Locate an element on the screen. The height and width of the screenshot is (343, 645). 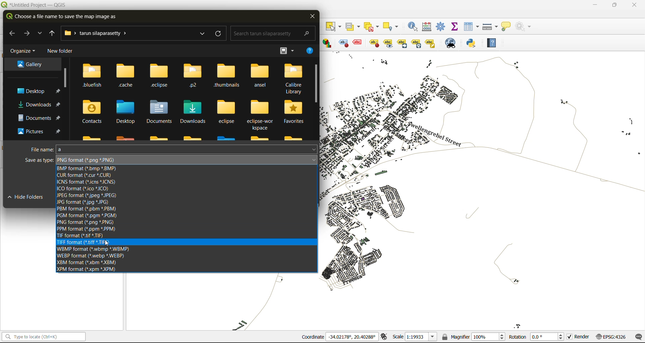
save is located at coordinates (252, 196).